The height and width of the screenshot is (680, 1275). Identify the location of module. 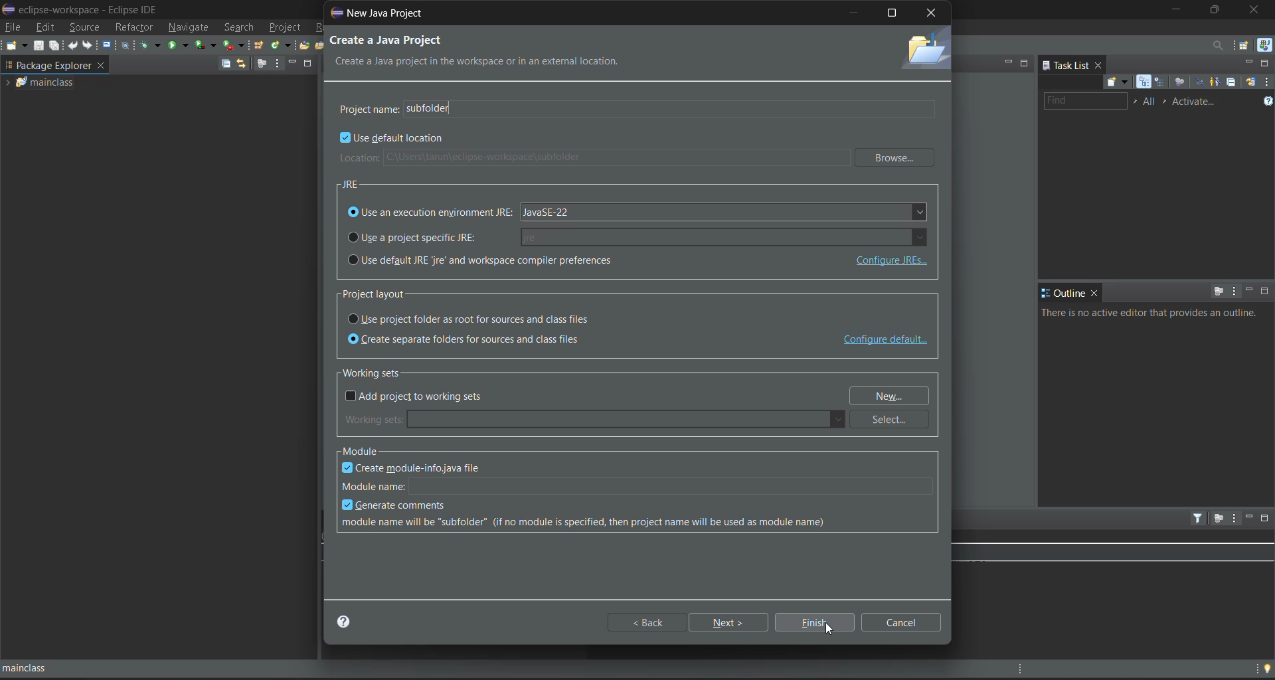
(367, 451).